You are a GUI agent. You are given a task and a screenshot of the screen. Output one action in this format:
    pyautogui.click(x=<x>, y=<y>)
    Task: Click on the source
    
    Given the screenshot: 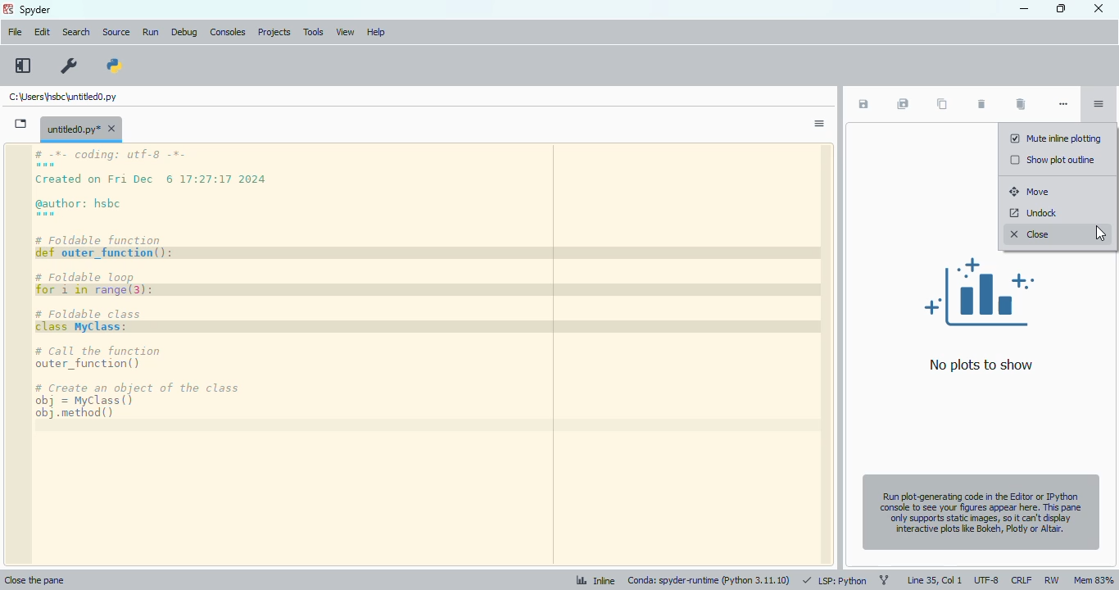 What is the action you would take?
    pyautogui.click(x=116, y=33)
    